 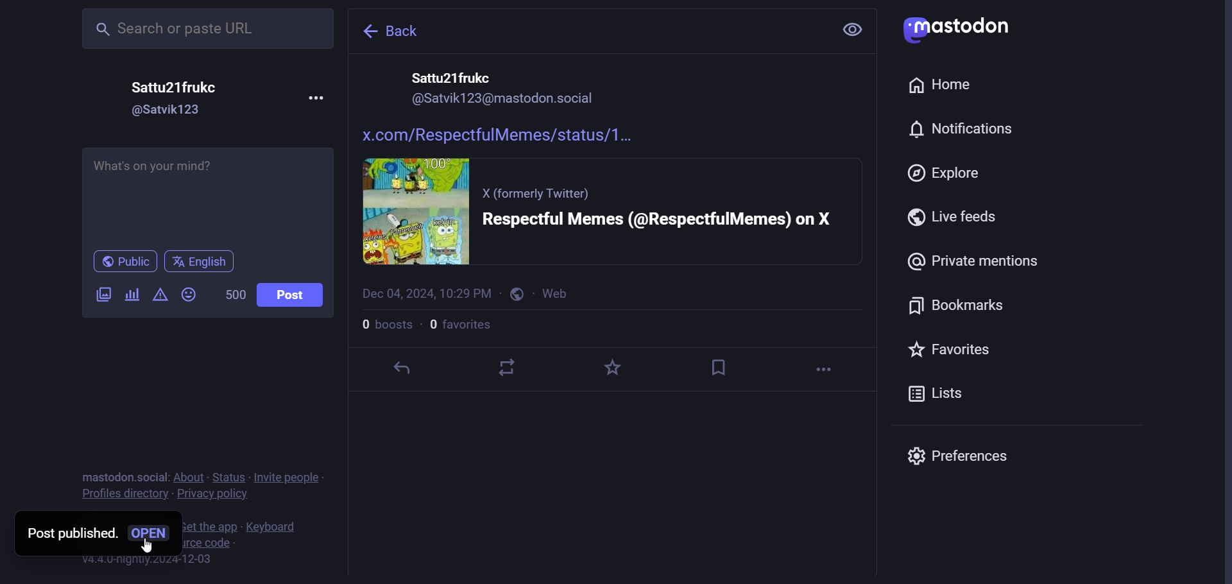 What do you see at coordinates (70, 534) in the screenshot?
I see `post published` at bounding box center [70, 534].